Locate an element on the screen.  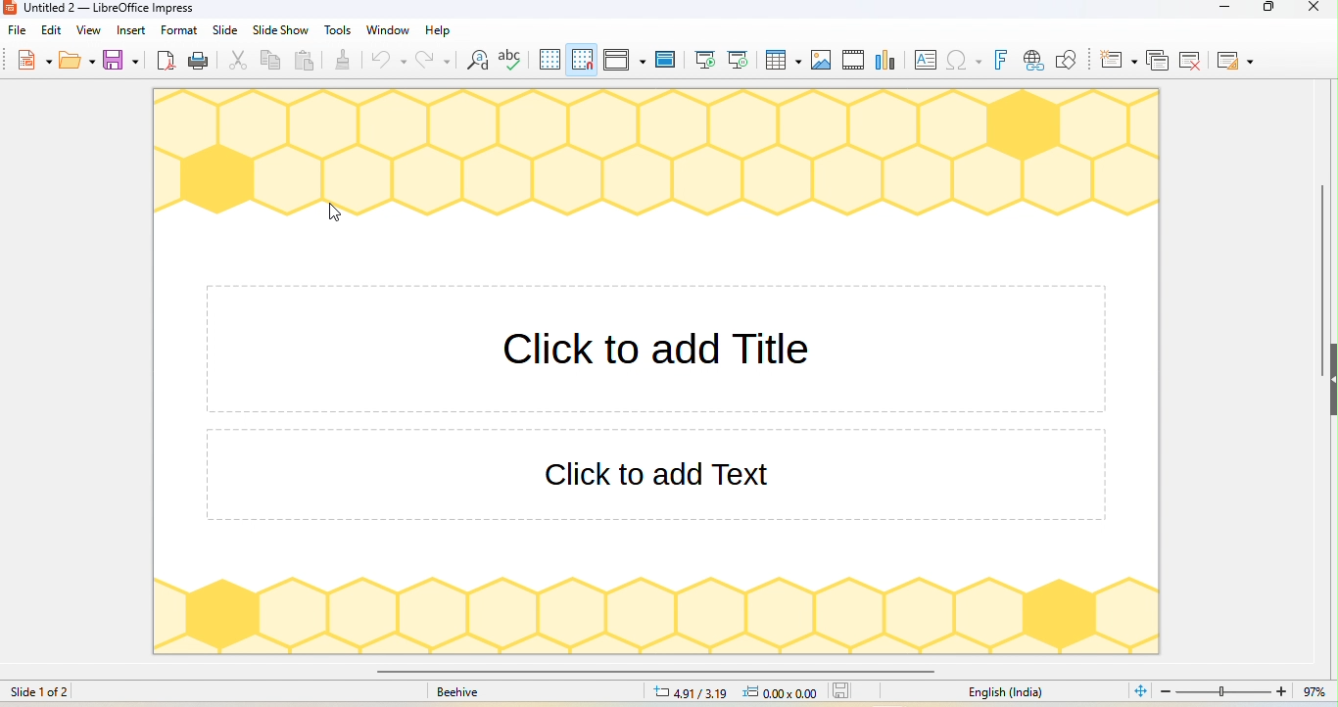
slide is located at coordinates (226, 30).